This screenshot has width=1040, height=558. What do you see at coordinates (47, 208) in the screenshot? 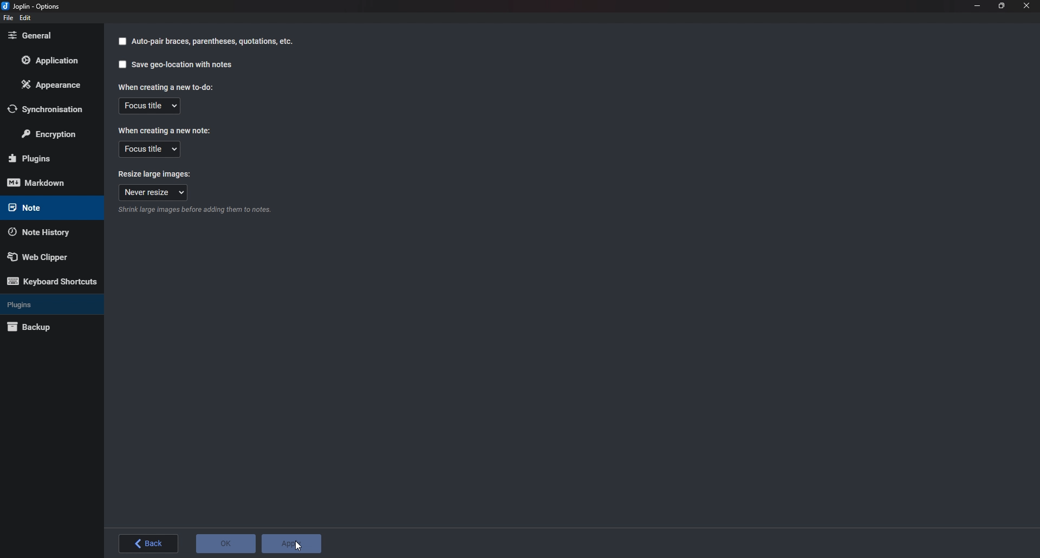
I see `note` at bounding box center [47, 208].